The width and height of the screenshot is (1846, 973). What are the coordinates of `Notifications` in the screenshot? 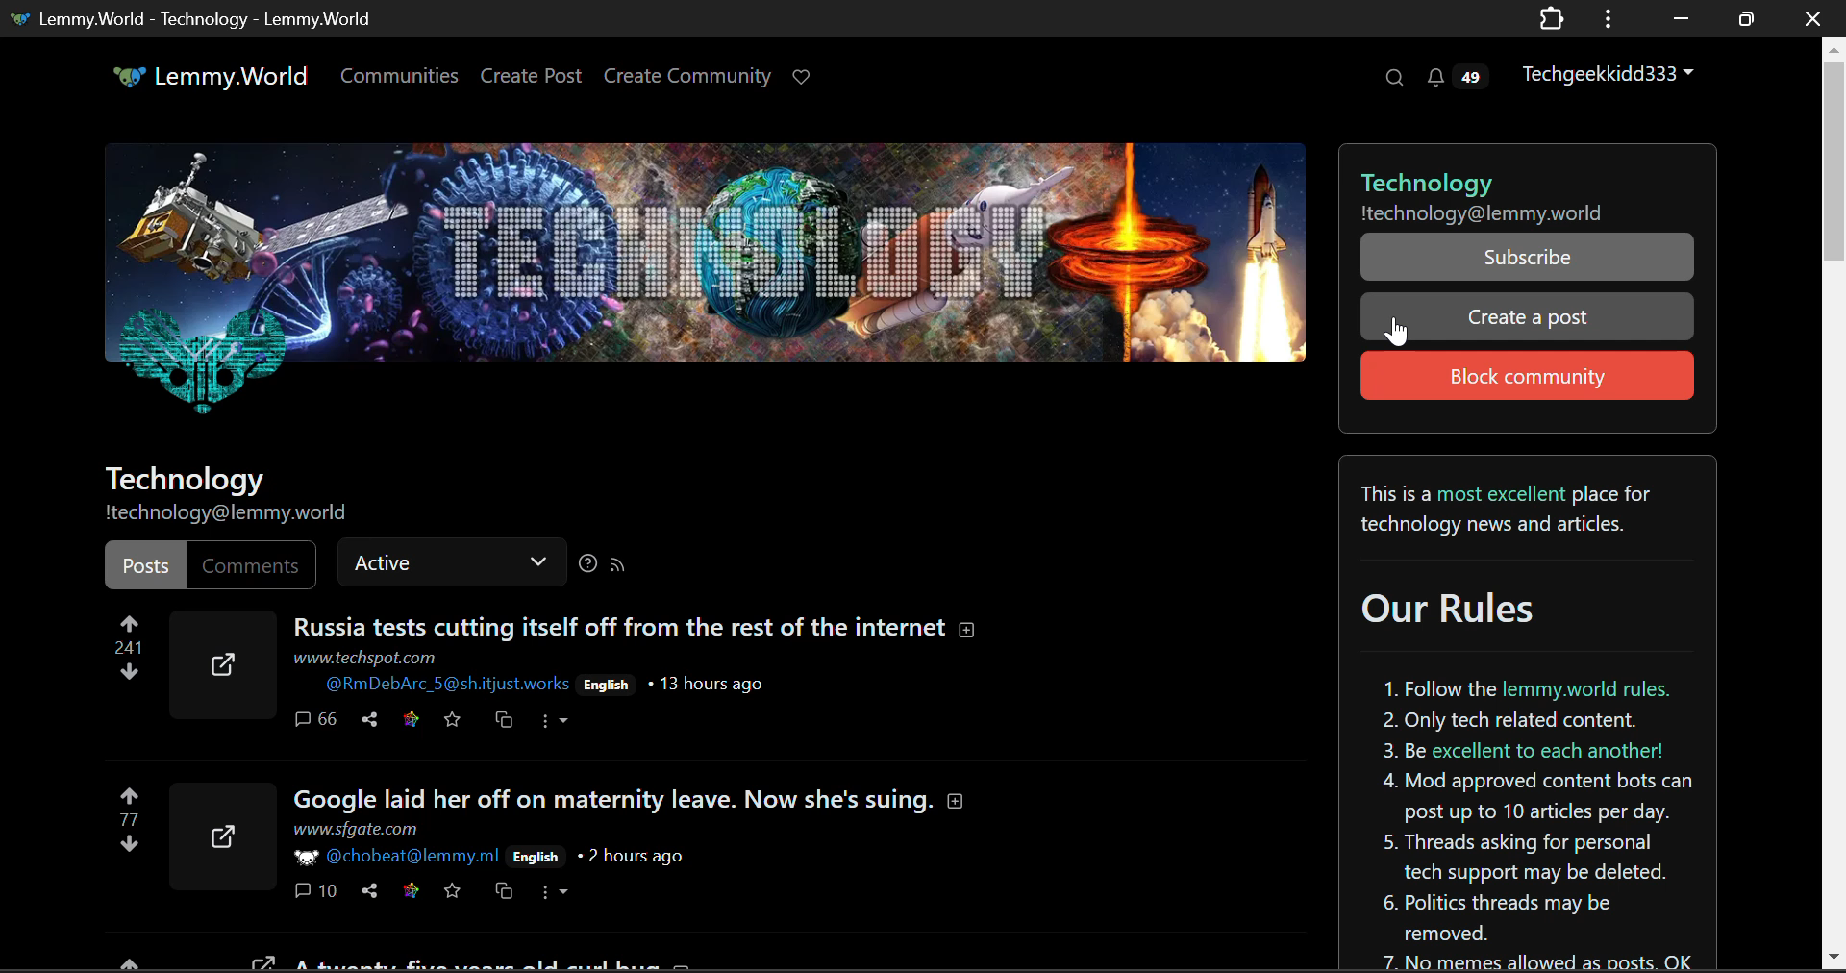 It's located at (1461, 74).